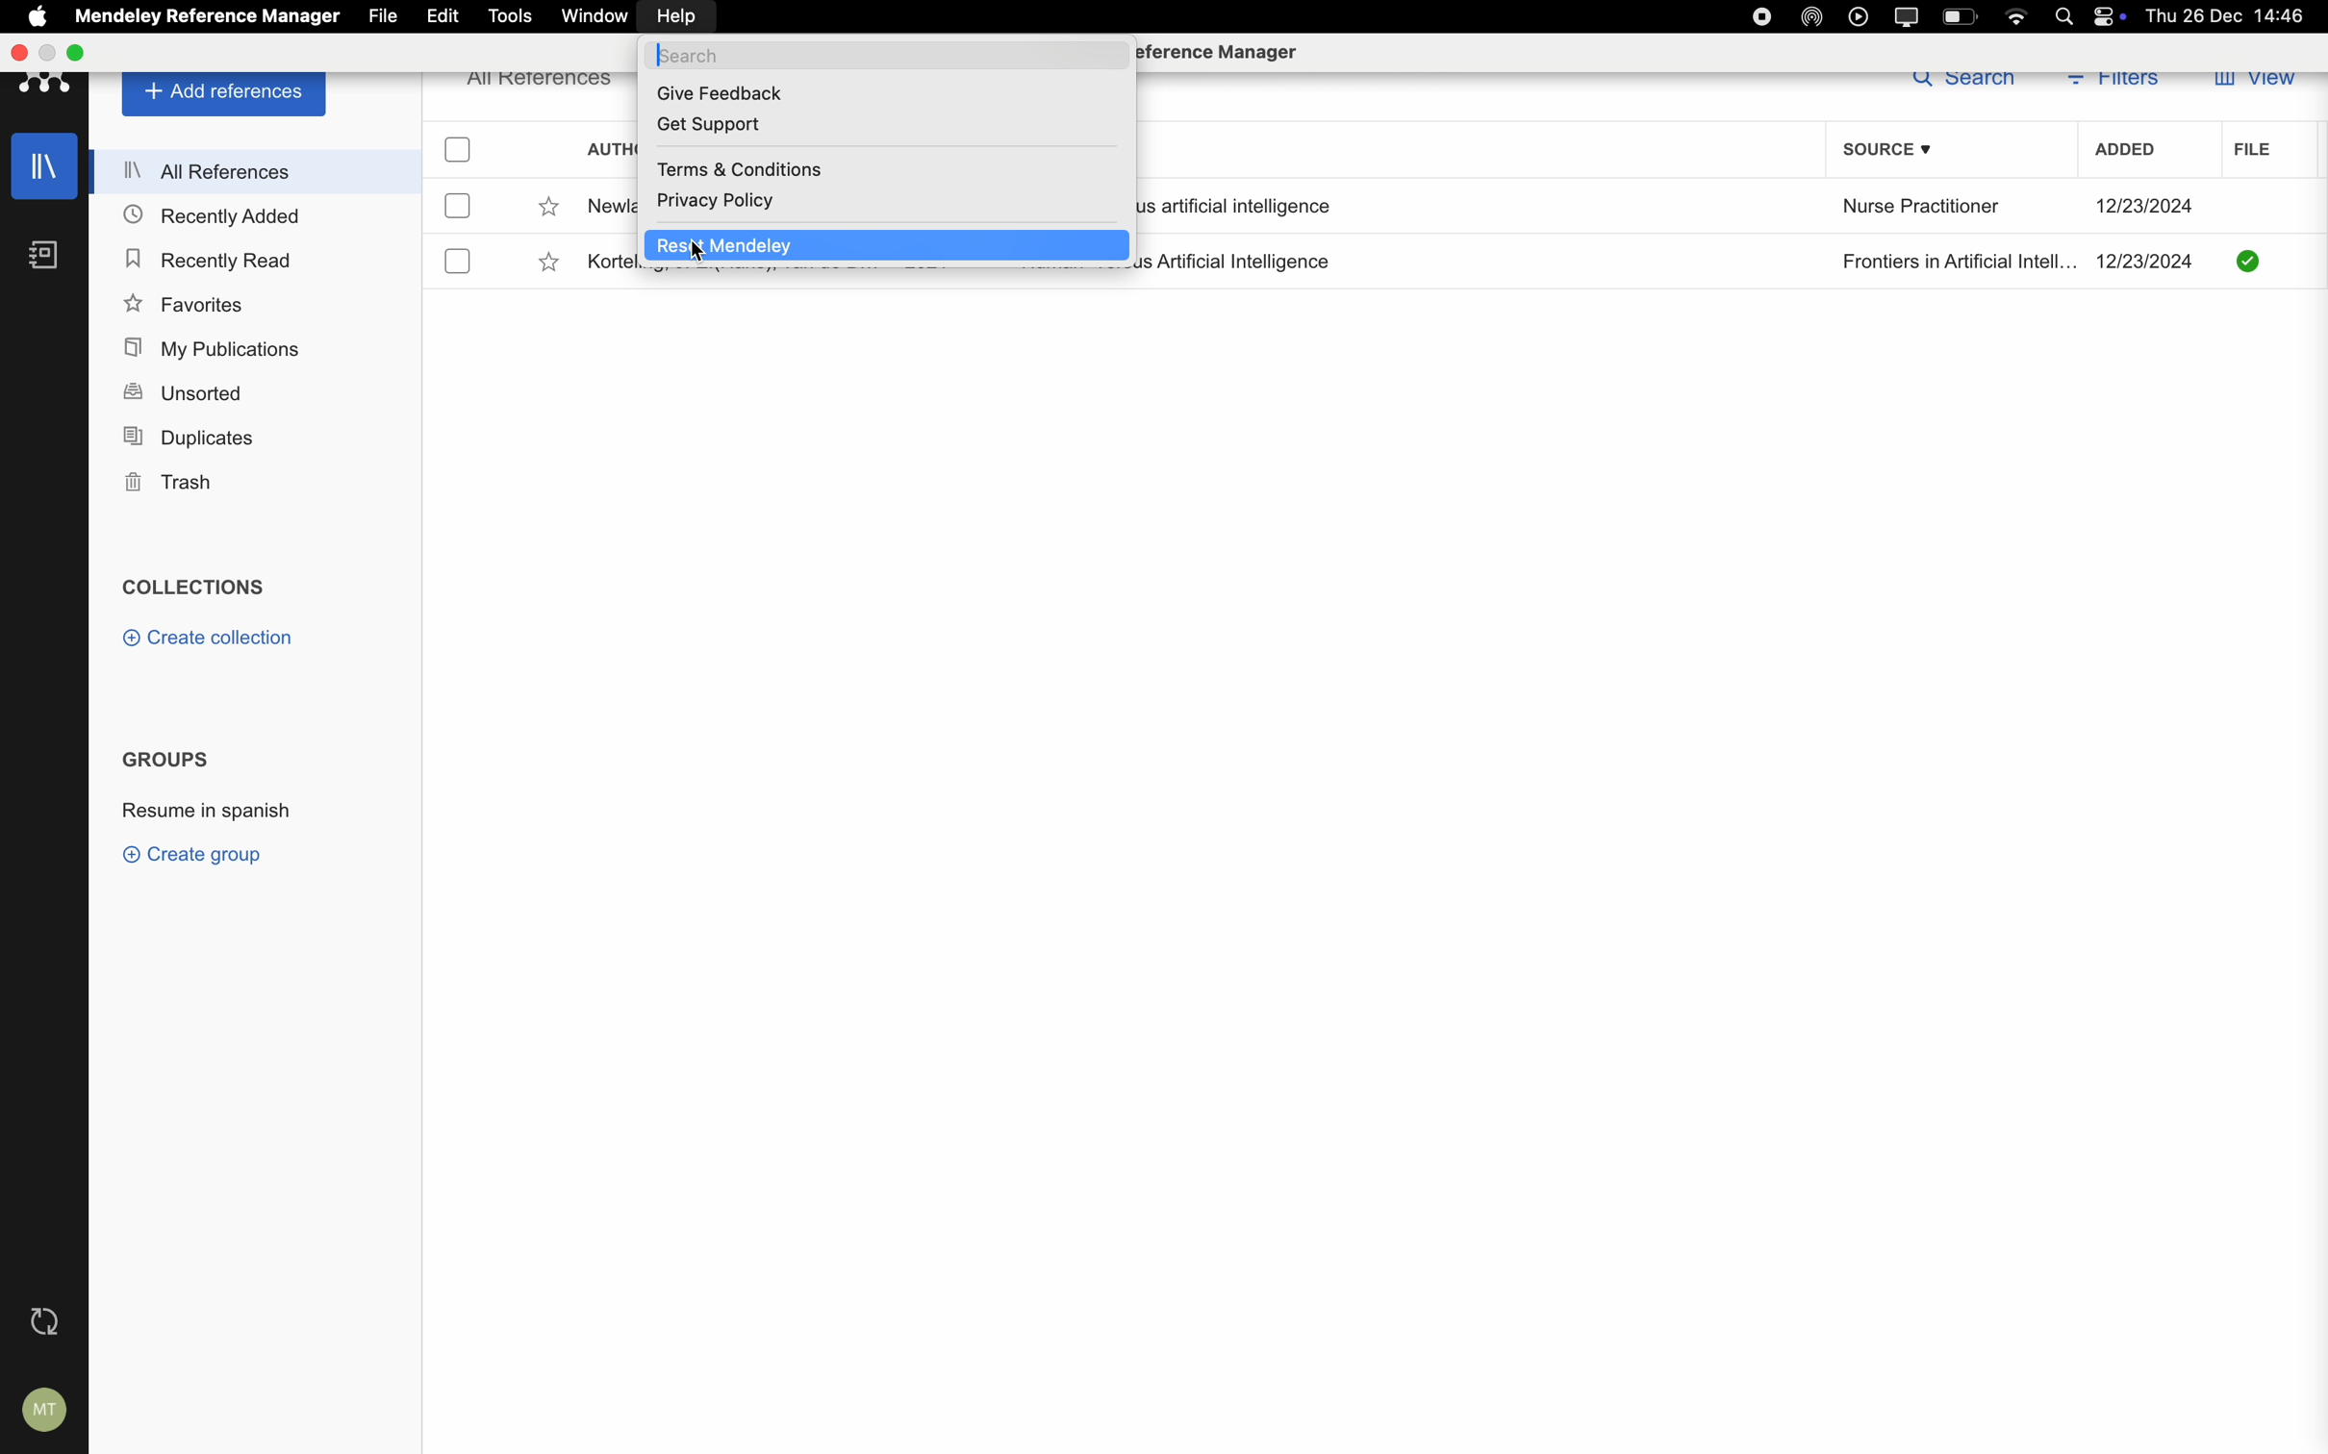 The height and width of the screenshot is (1454, 2328). Describe the element at coordinates (457, 151) in the screenshot. I see `checkbox` at that location.